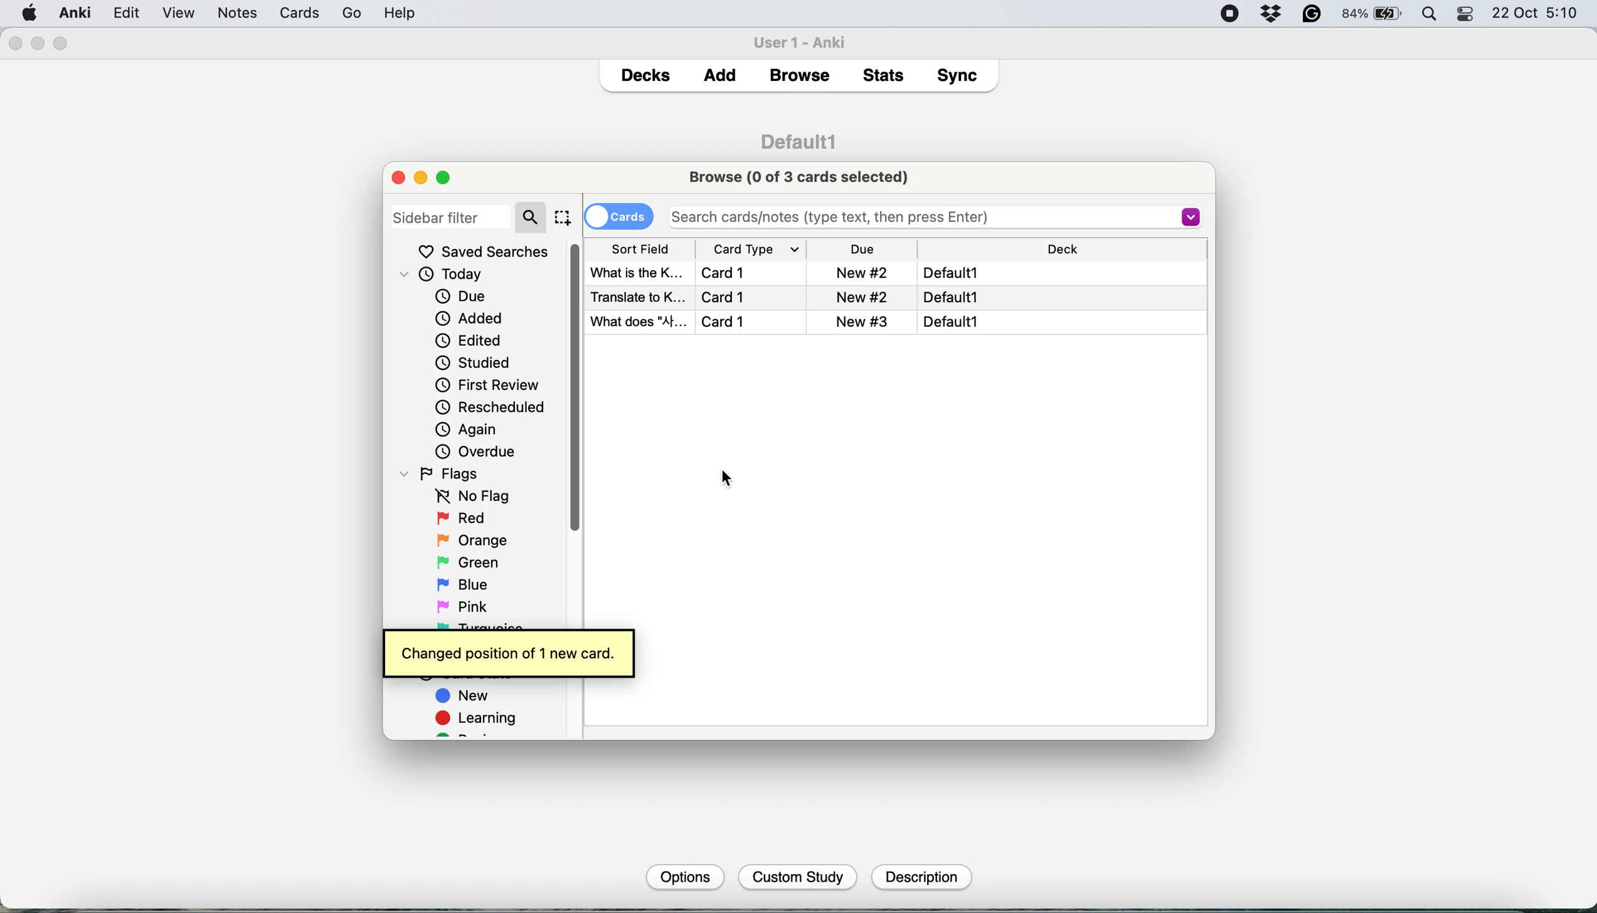 This screenshot has height=913, width=1597. What do you see at coordinates (645, 72) in the screenshot?
I see `Decks` at bounding box center [645, 72].